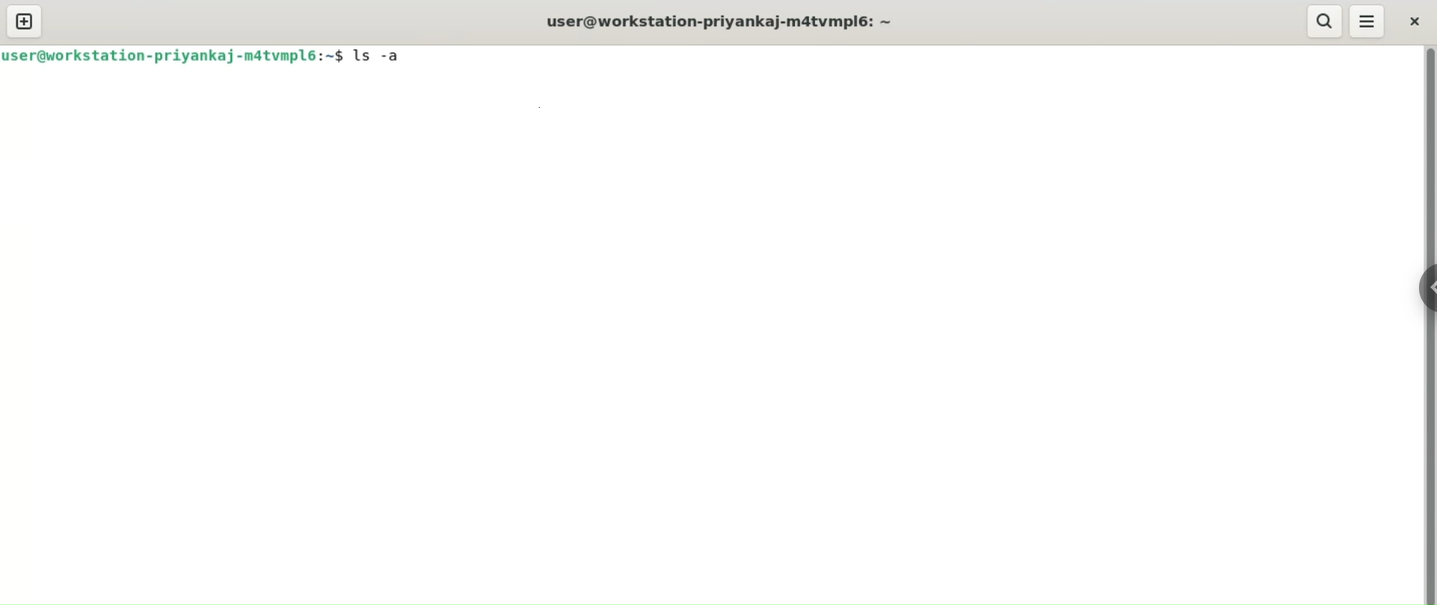 The width and height of the screenshot is (1437, 605). I want to click on close, so click(1412, 19).